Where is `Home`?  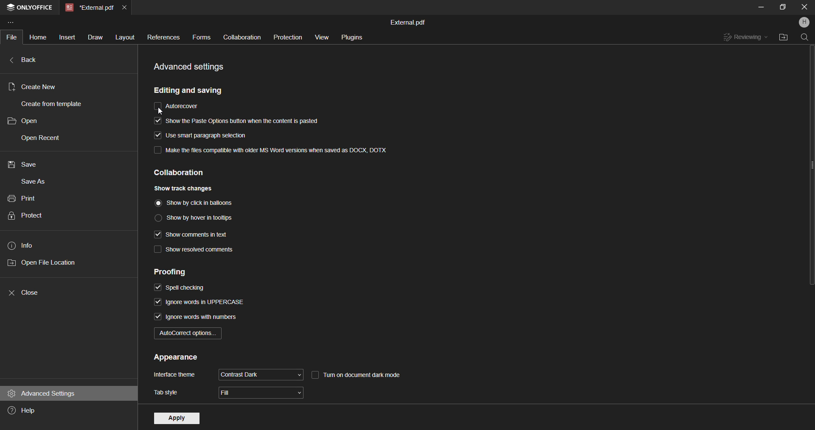
Home is located at coordinates (37, 36).